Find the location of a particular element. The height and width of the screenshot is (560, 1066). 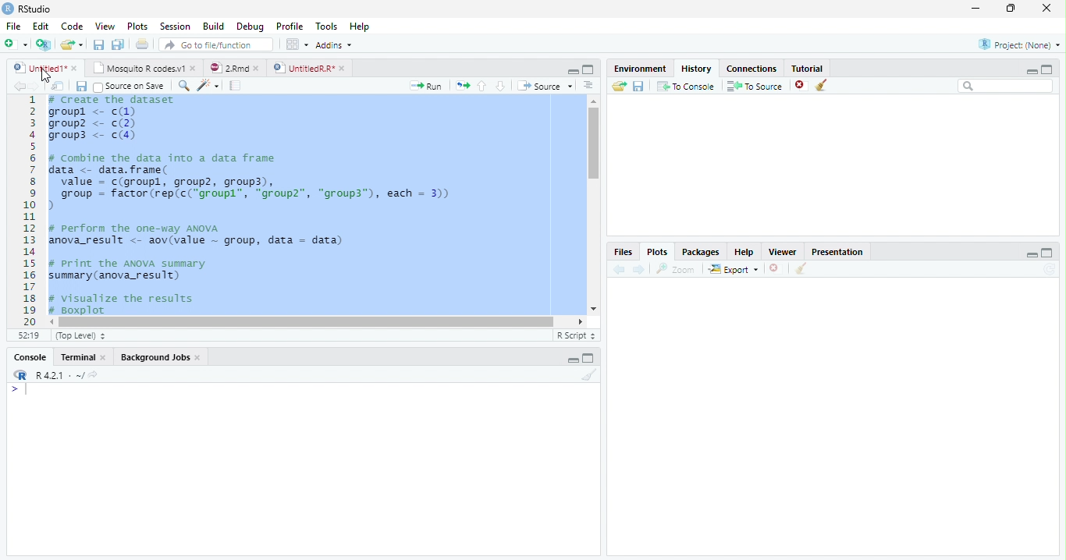

Magic code is located at coordinates (208, 87).